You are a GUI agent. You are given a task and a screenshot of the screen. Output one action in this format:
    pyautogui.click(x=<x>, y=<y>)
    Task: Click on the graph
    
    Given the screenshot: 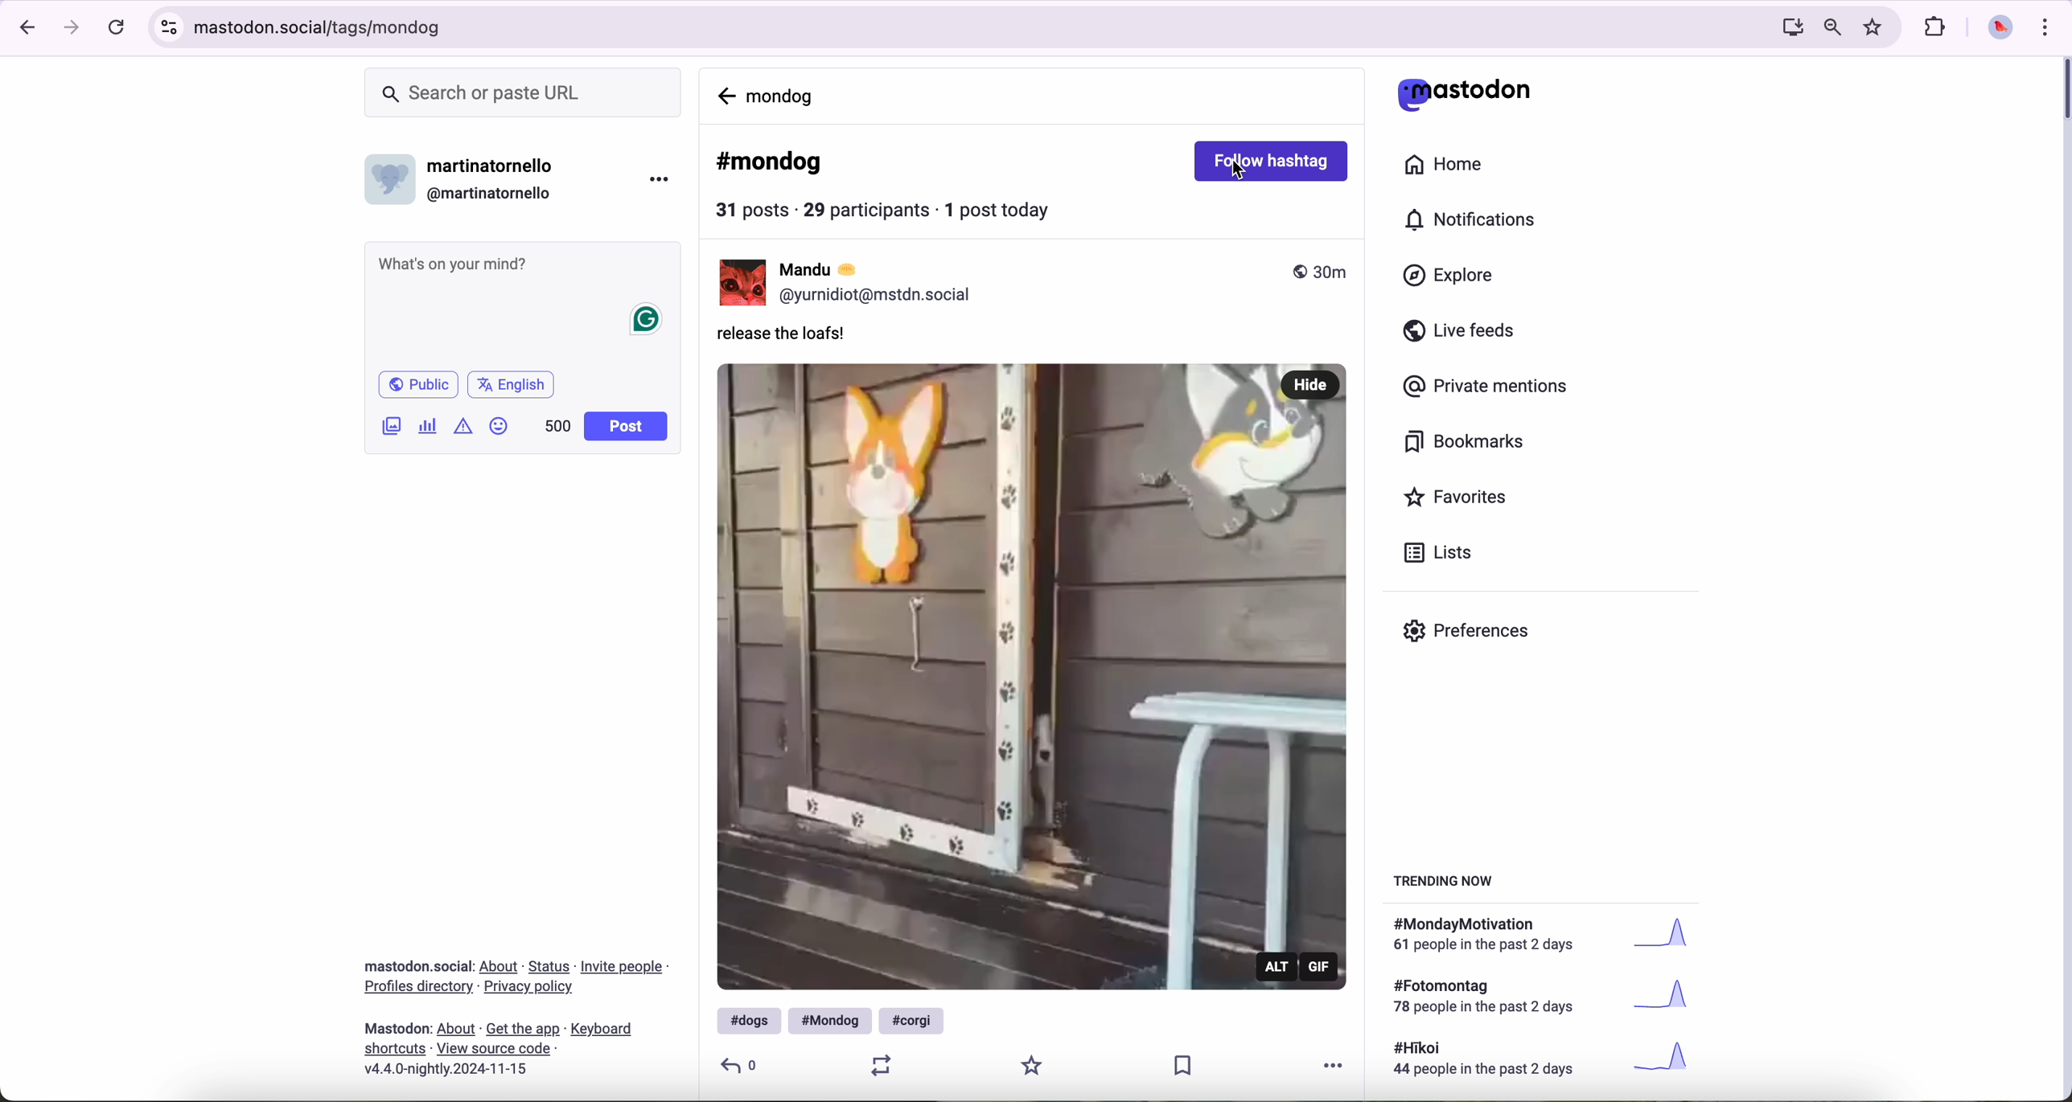 What is the action you would take?
    pyautogui.click(x=1670, y=999)
    